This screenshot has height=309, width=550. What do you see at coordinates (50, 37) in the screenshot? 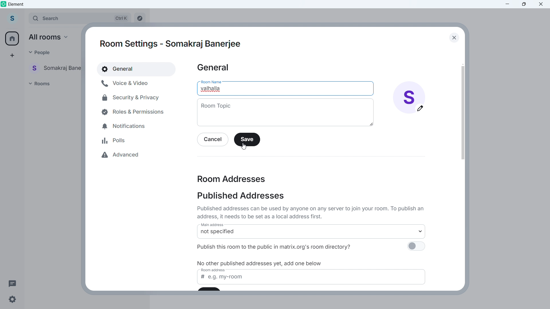
I see `all rooms` at bounding box center [50, 37].